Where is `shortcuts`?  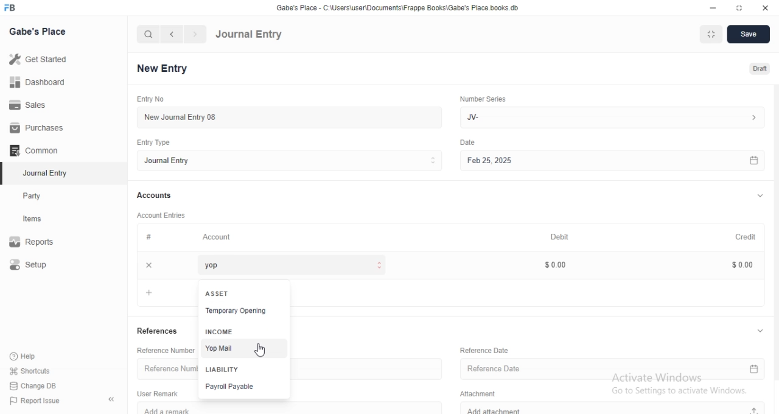 shortcuts is located at coordinates (38, 370).